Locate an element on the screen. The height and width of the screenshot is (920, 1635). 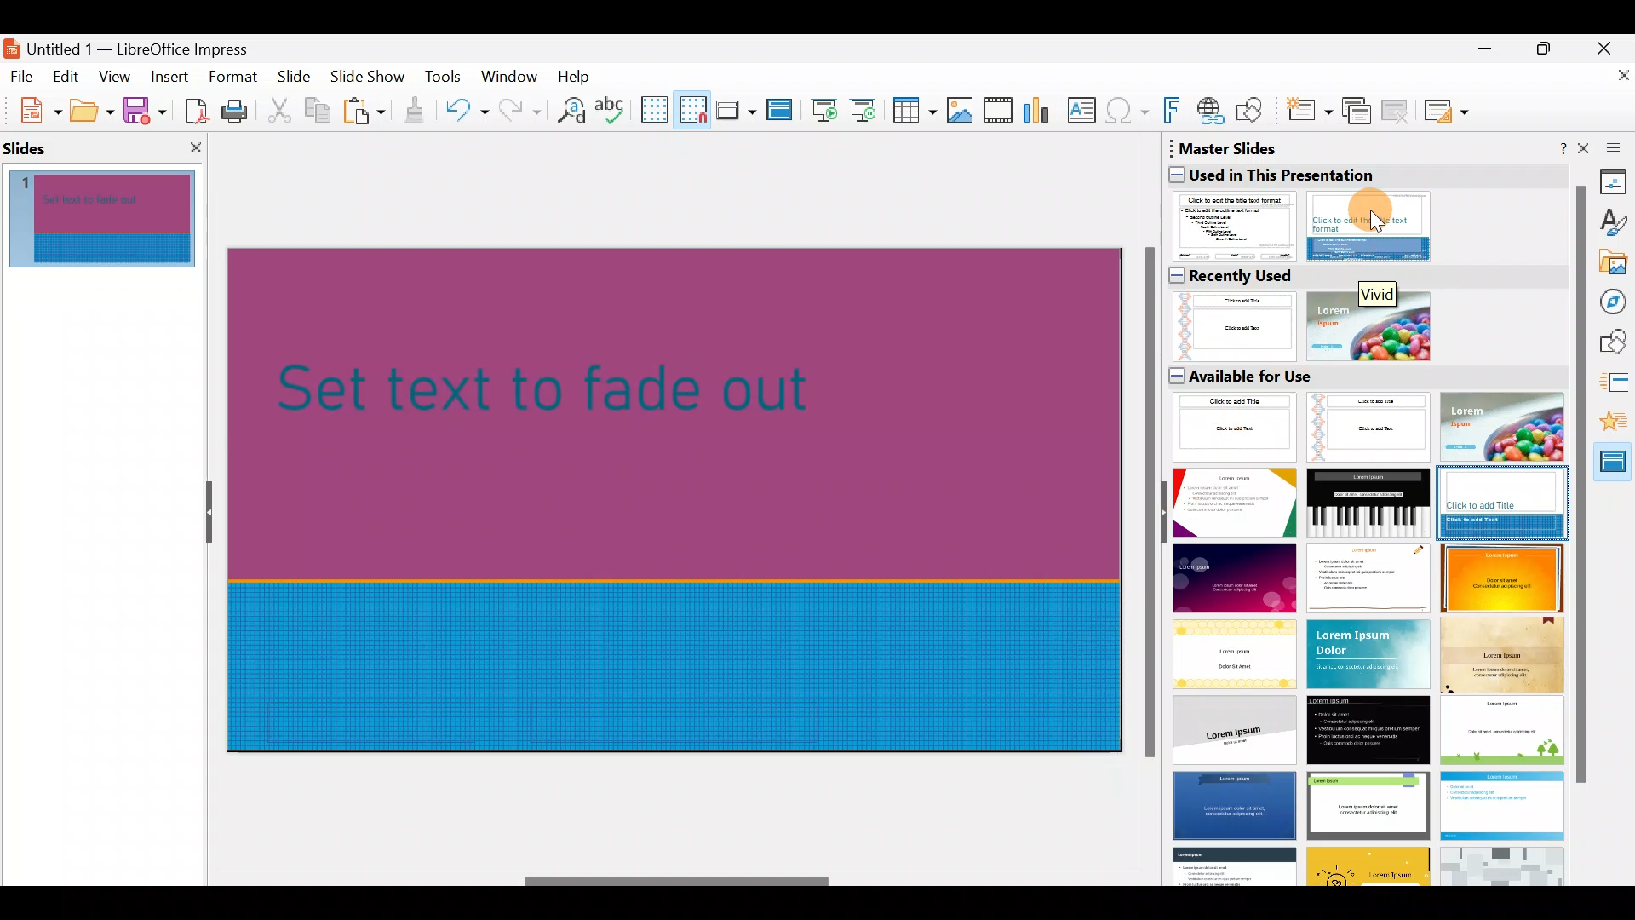
Delete slide is located at coordinates (1398, 110).